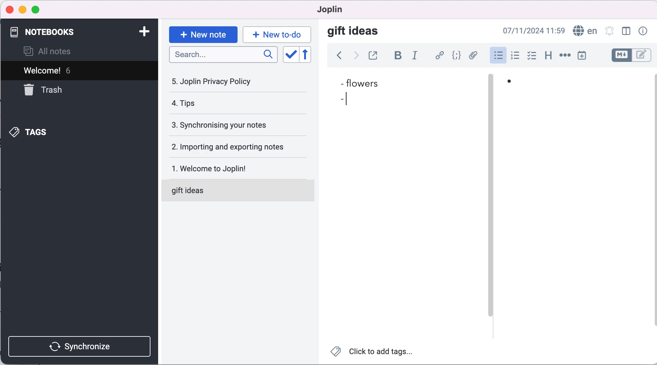 The image size is (657, 365). What do you see at coordinates (490, 96) in the screenshot?
I see `vertical slider` at bounding box center [490, 96].